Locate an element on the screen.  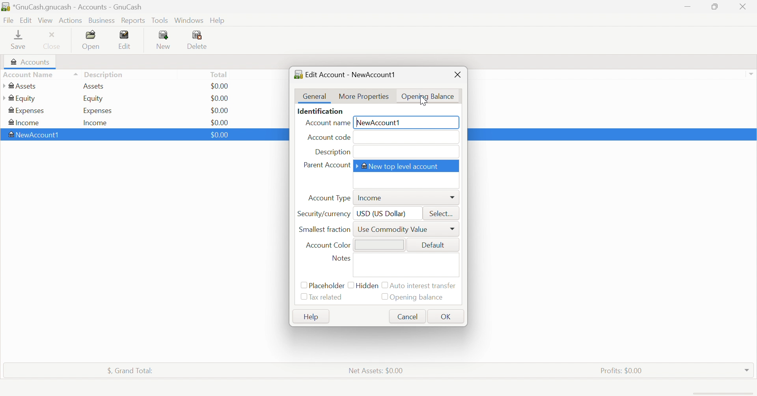
Help is located at coordinates (312, 316).